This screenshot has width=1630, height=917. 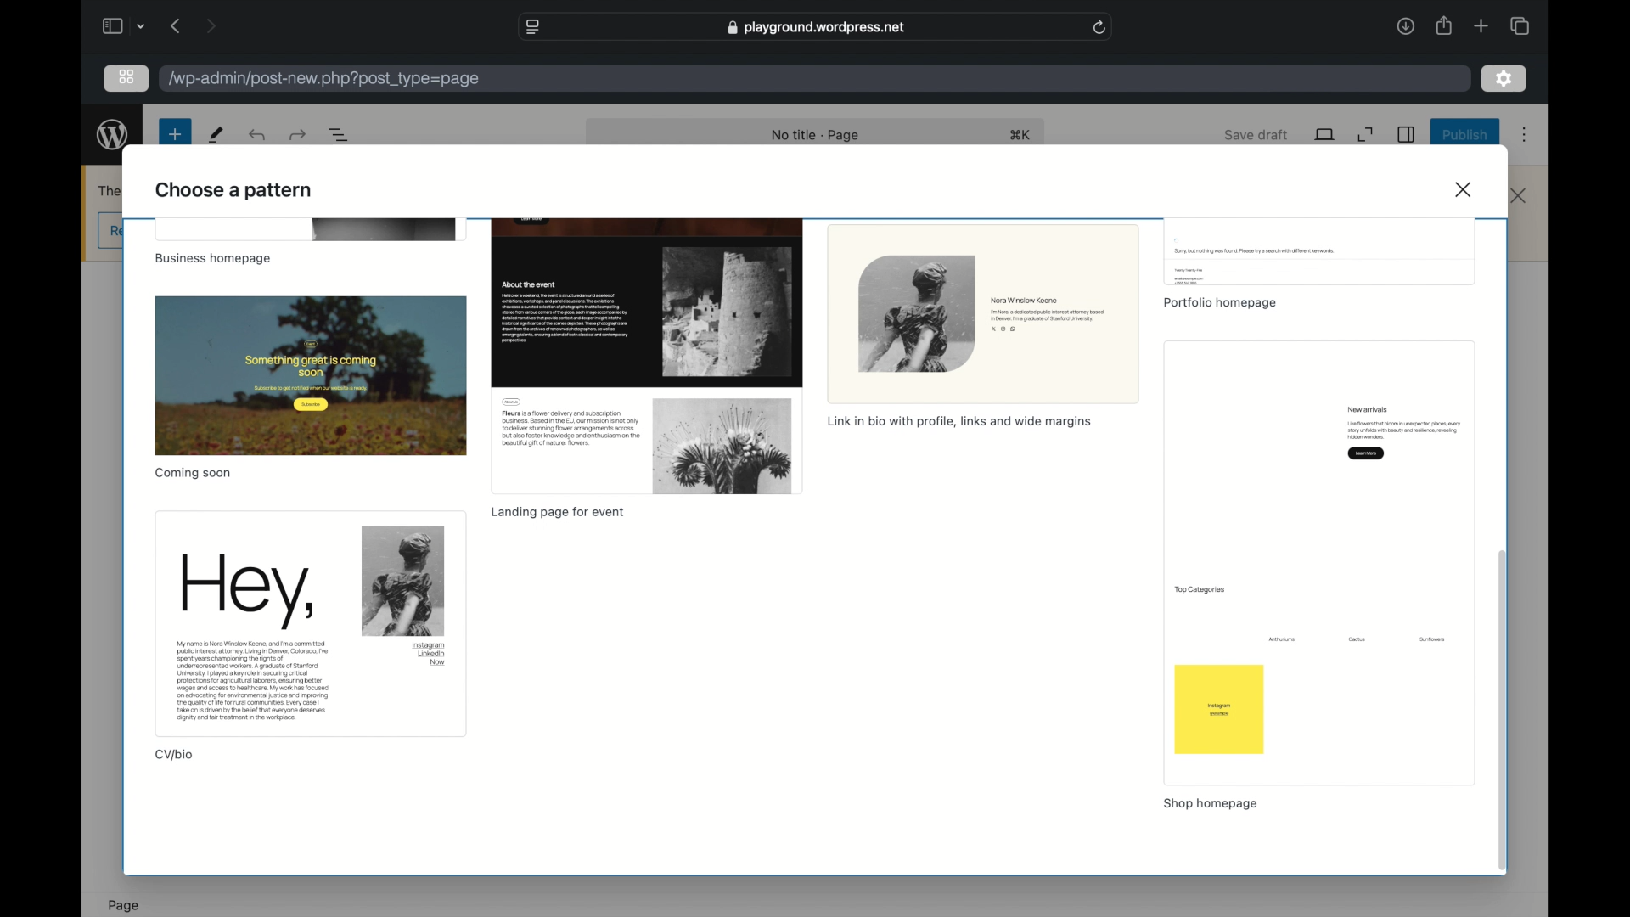 What do you see at coordinates (1407, 134) in the screenshot?
I see `sidebar` at bounding box center [1407, 134].